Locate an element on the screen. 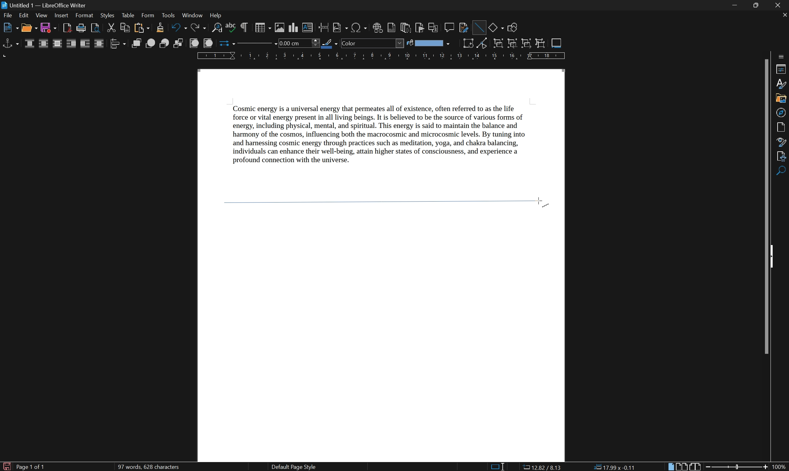  to background is located at coordinates (207, 43).